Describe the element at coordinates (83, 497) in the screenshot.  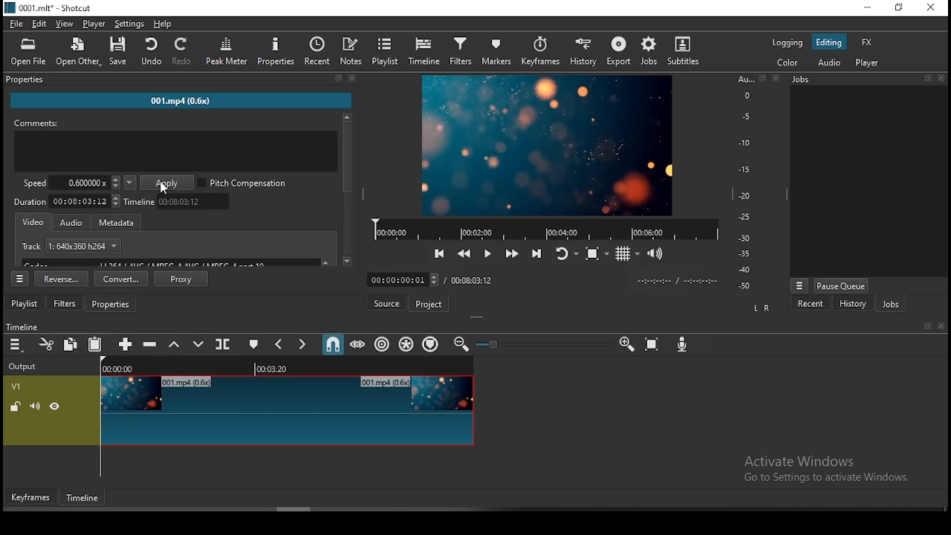
I see `timeframe` at that location.